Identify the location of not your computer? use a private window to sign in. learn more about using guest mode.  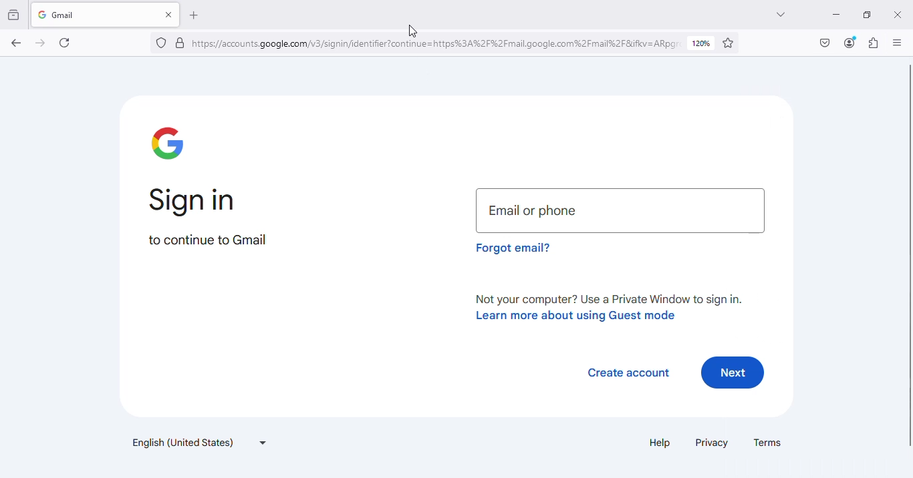
(612, 308).